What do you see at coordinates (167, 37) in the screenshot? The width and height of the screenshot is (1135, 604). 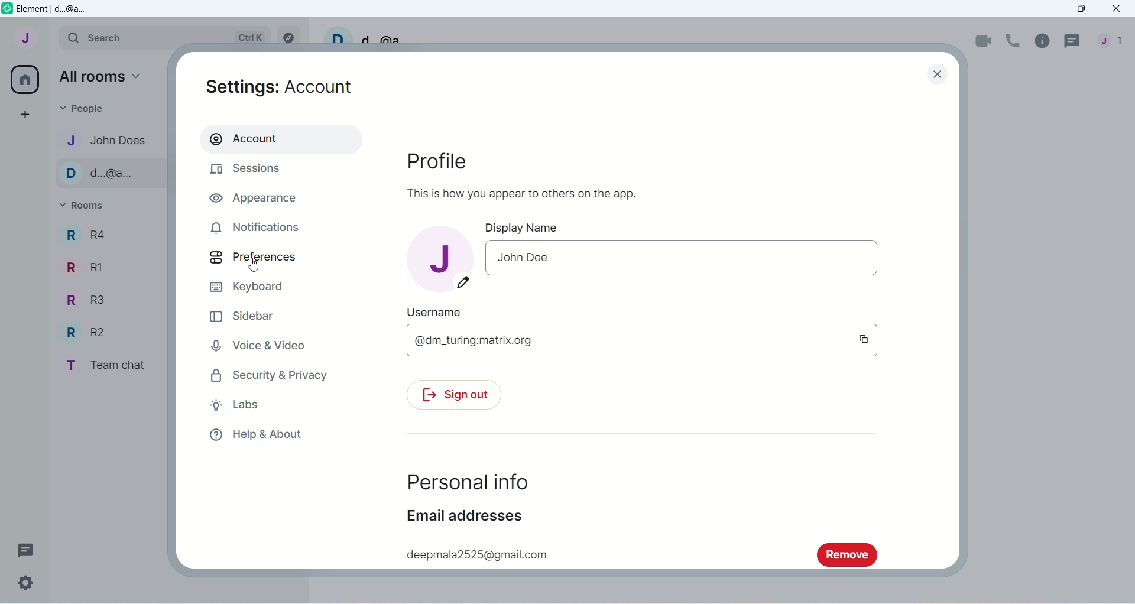 I see `Search bar` at bounding box center [167, 37].